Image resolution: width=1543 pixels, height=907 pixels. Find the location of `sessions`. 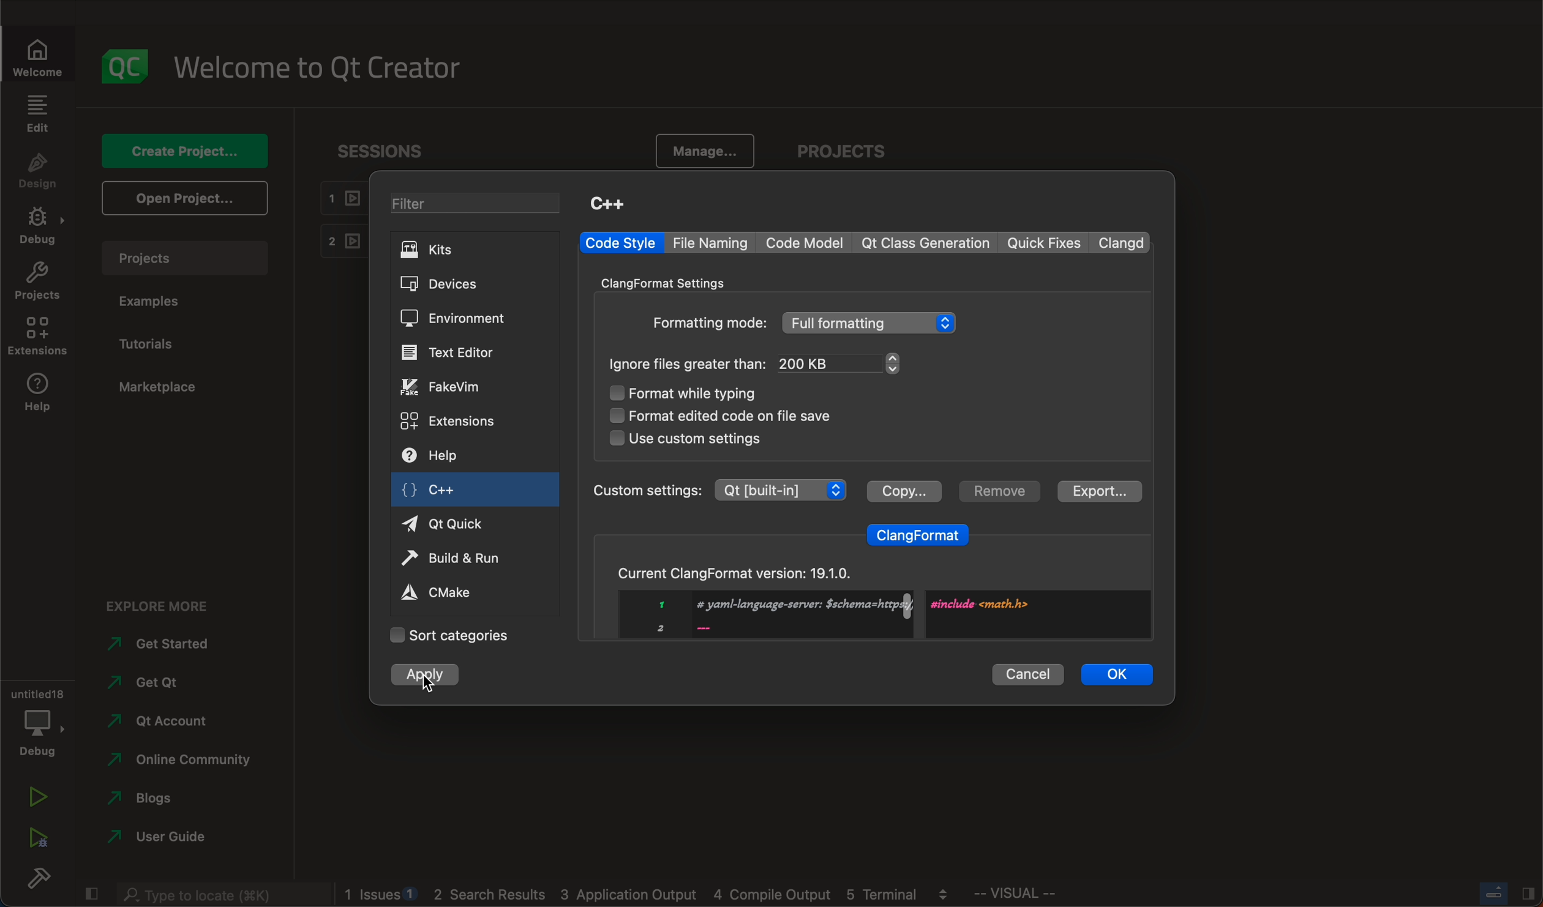

sessions is located at coordinates (391, 151).